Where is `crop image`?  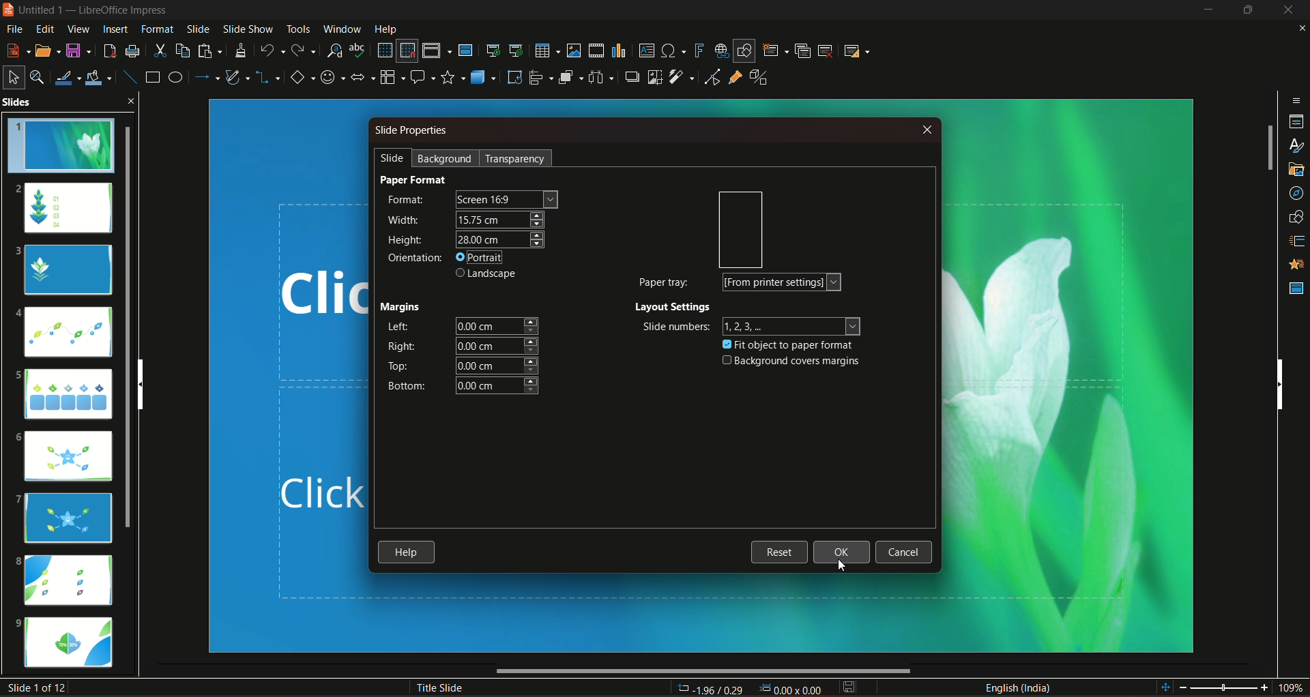
crop image is located at coordinates (654, 76).